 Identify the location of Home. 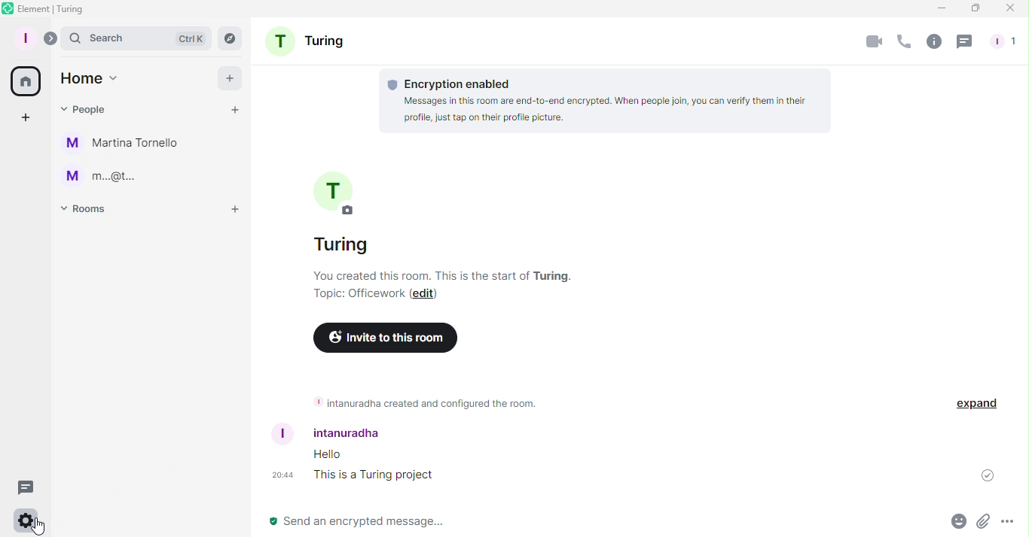
(28, 79).